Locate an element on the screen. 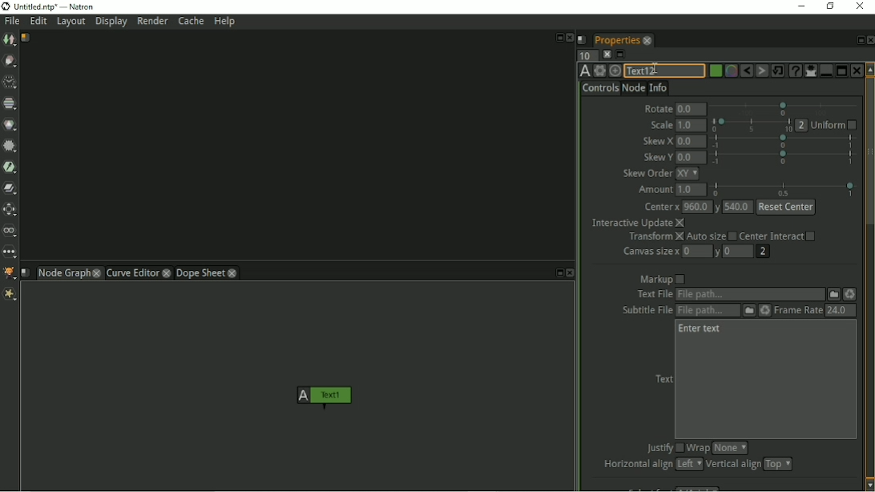 The image size is (875, 492). file path is located at coordinates (750, 295).